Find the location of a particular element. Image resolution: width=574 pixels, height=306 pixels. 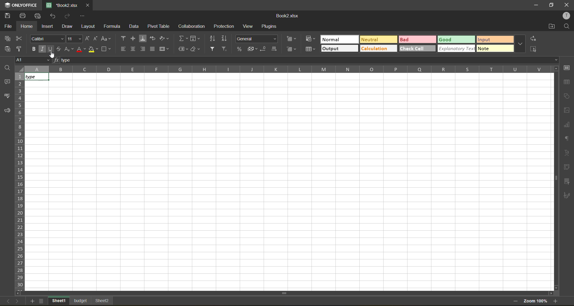

font color is located at coordinates (81, 50).